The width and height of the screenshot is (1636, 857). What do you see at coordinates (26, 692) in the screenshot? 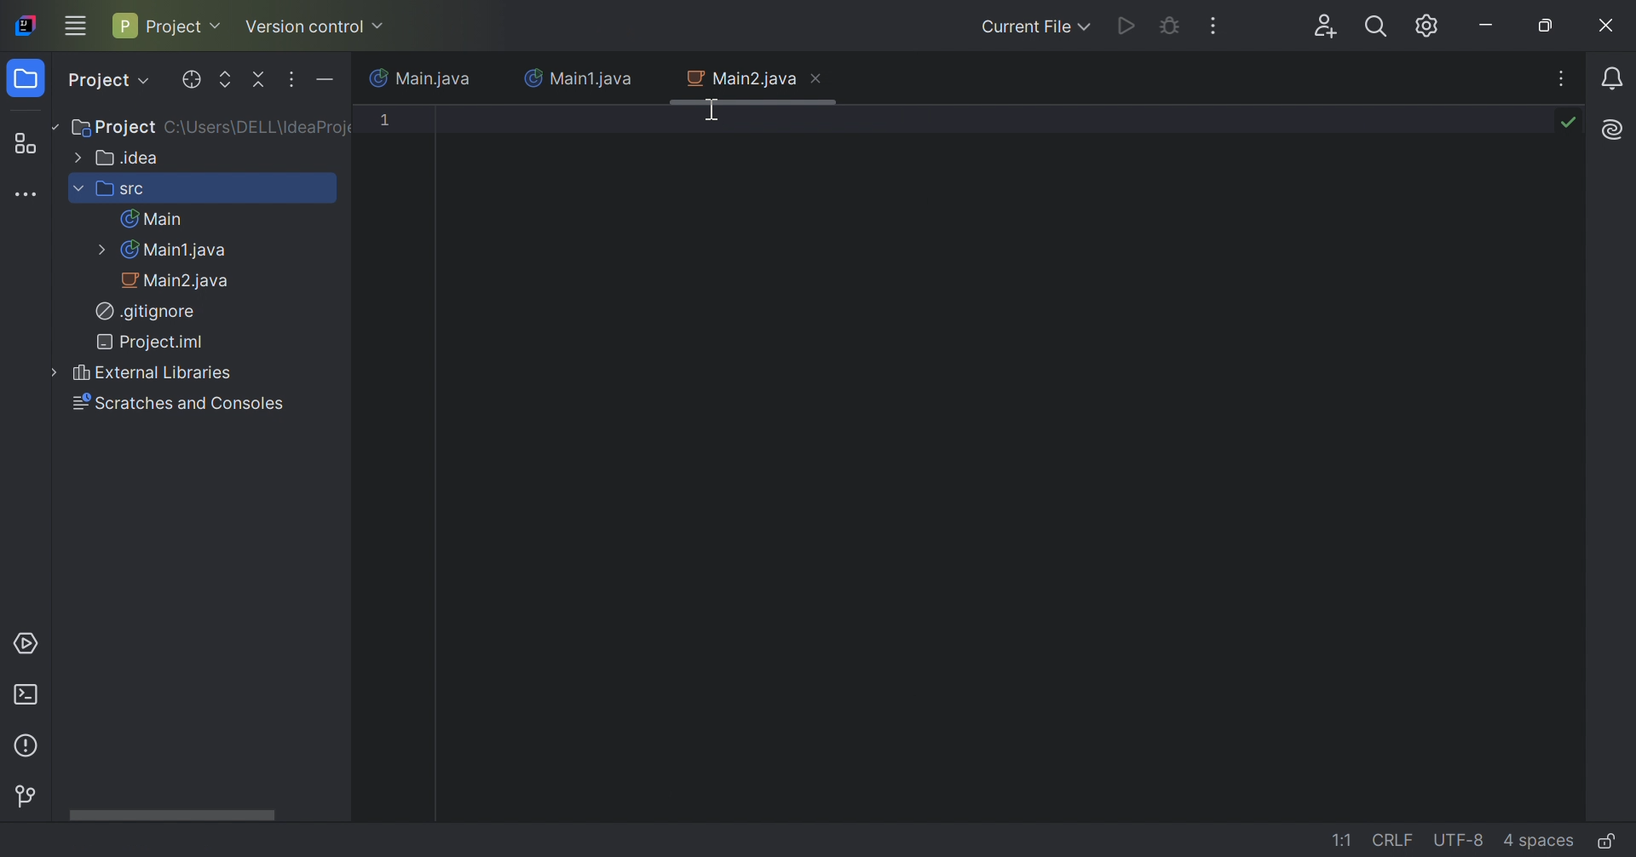
I see `Terminal` at bounding box center [26, 692].